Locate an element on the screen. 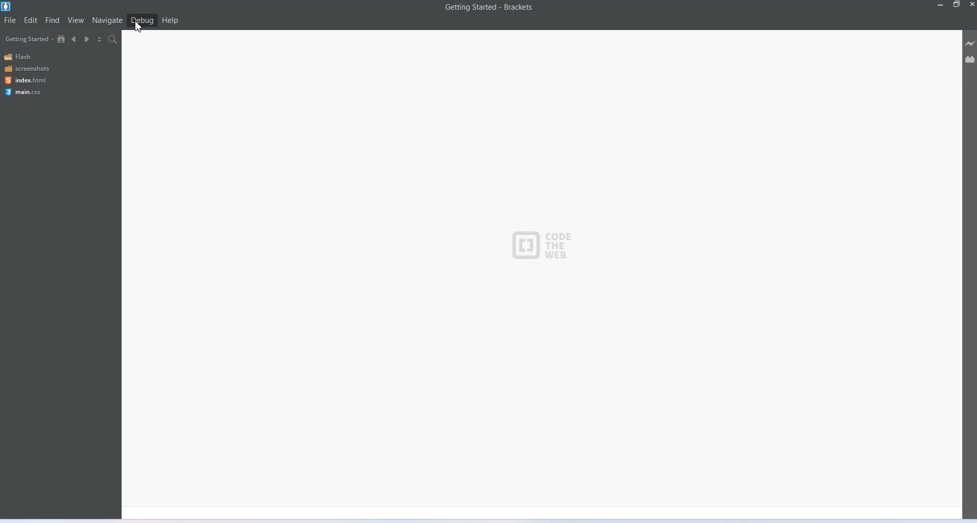  maximize is located at coordinates (957, 5).